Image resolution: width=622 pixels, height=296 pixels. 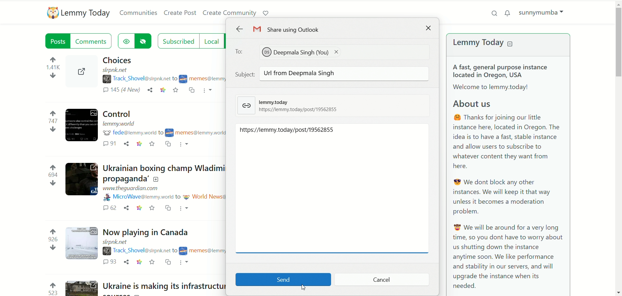 What do you see at coordinates (80, 179) in the screenshot?
I see `Expand the post with the image` at bounding box center [80, 179].